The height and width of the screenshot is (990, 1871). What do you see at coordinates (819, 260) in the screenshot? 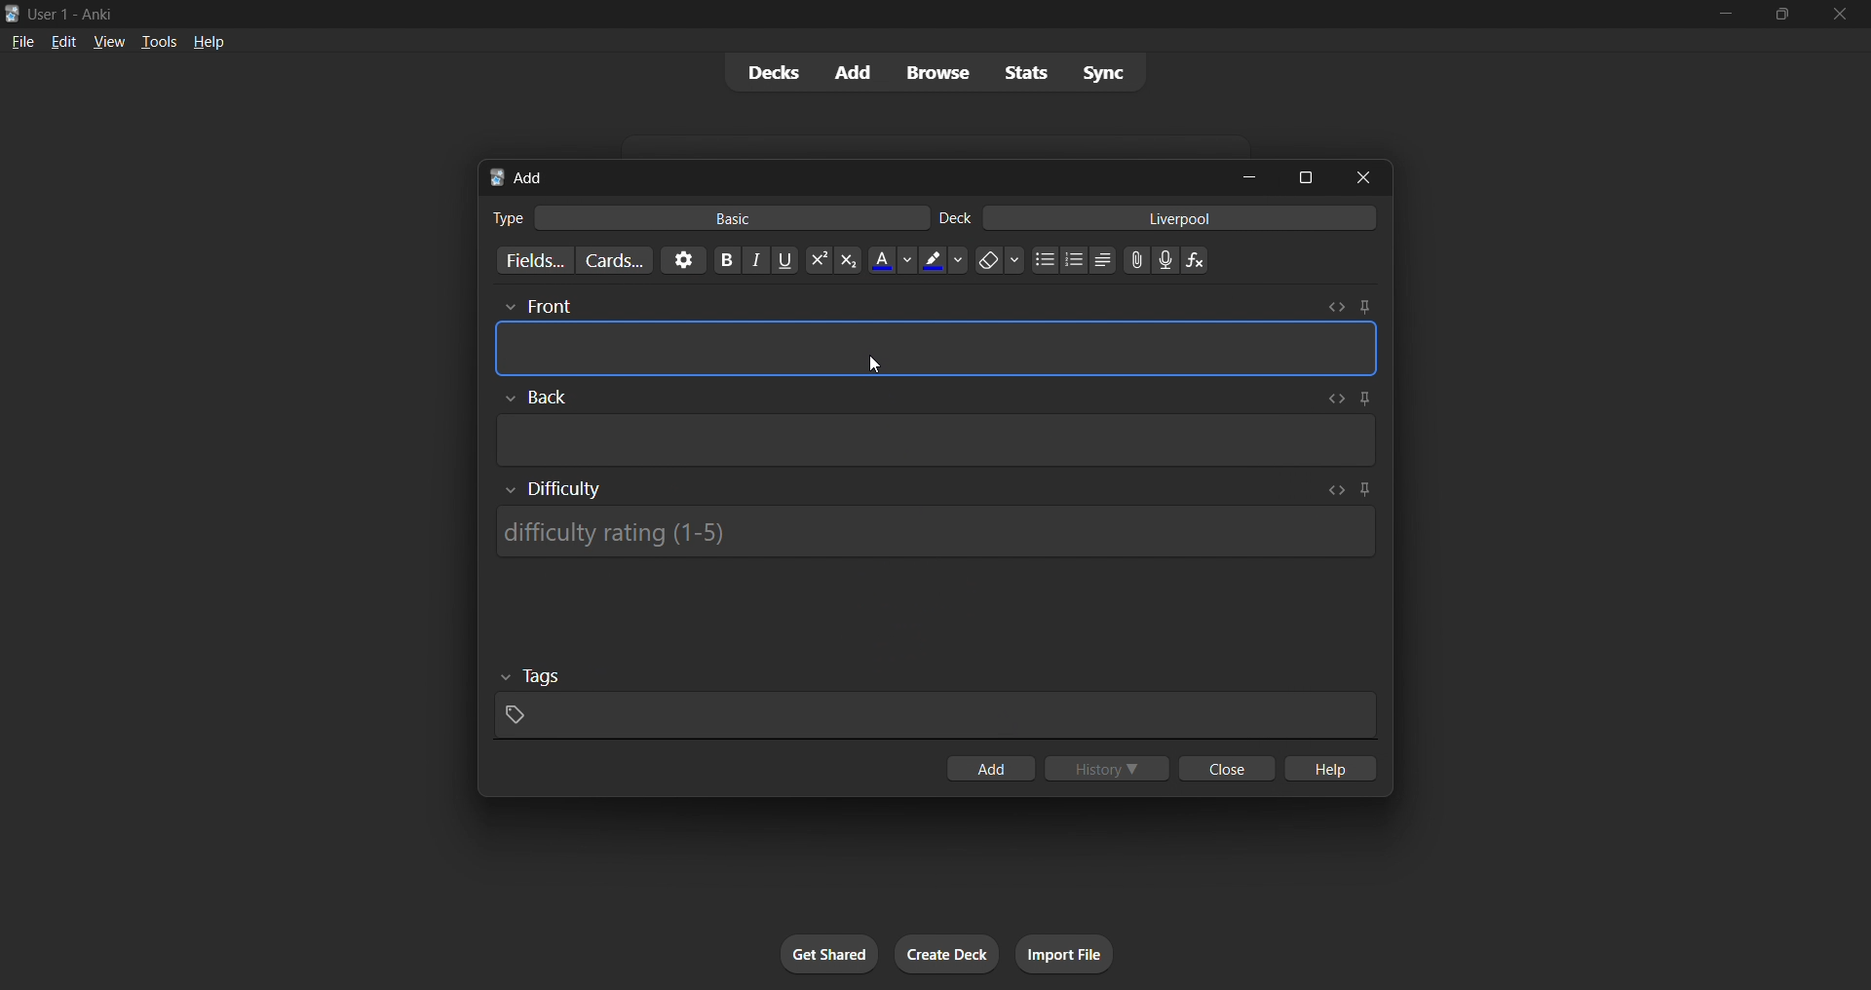
I see `Superscript` at bounding box center [819, 260].